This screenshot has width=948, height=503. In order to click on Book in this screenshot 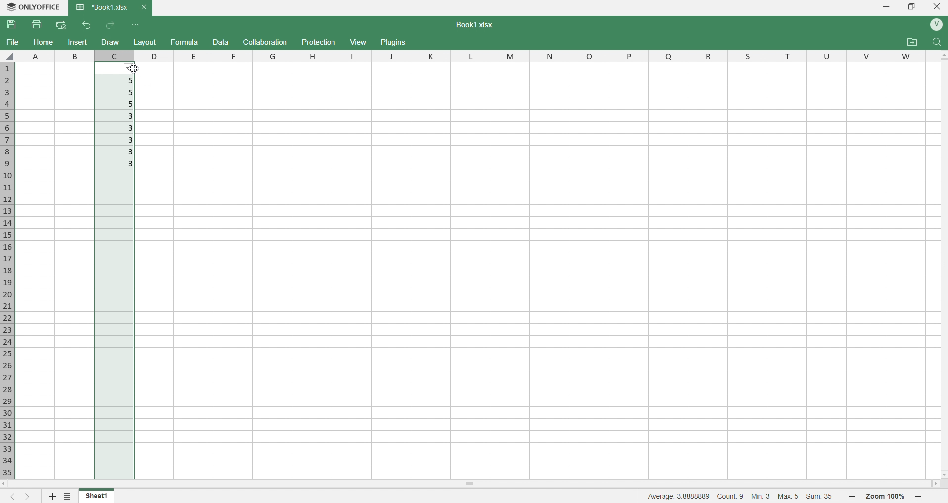, I will do `click(109, 8)`.